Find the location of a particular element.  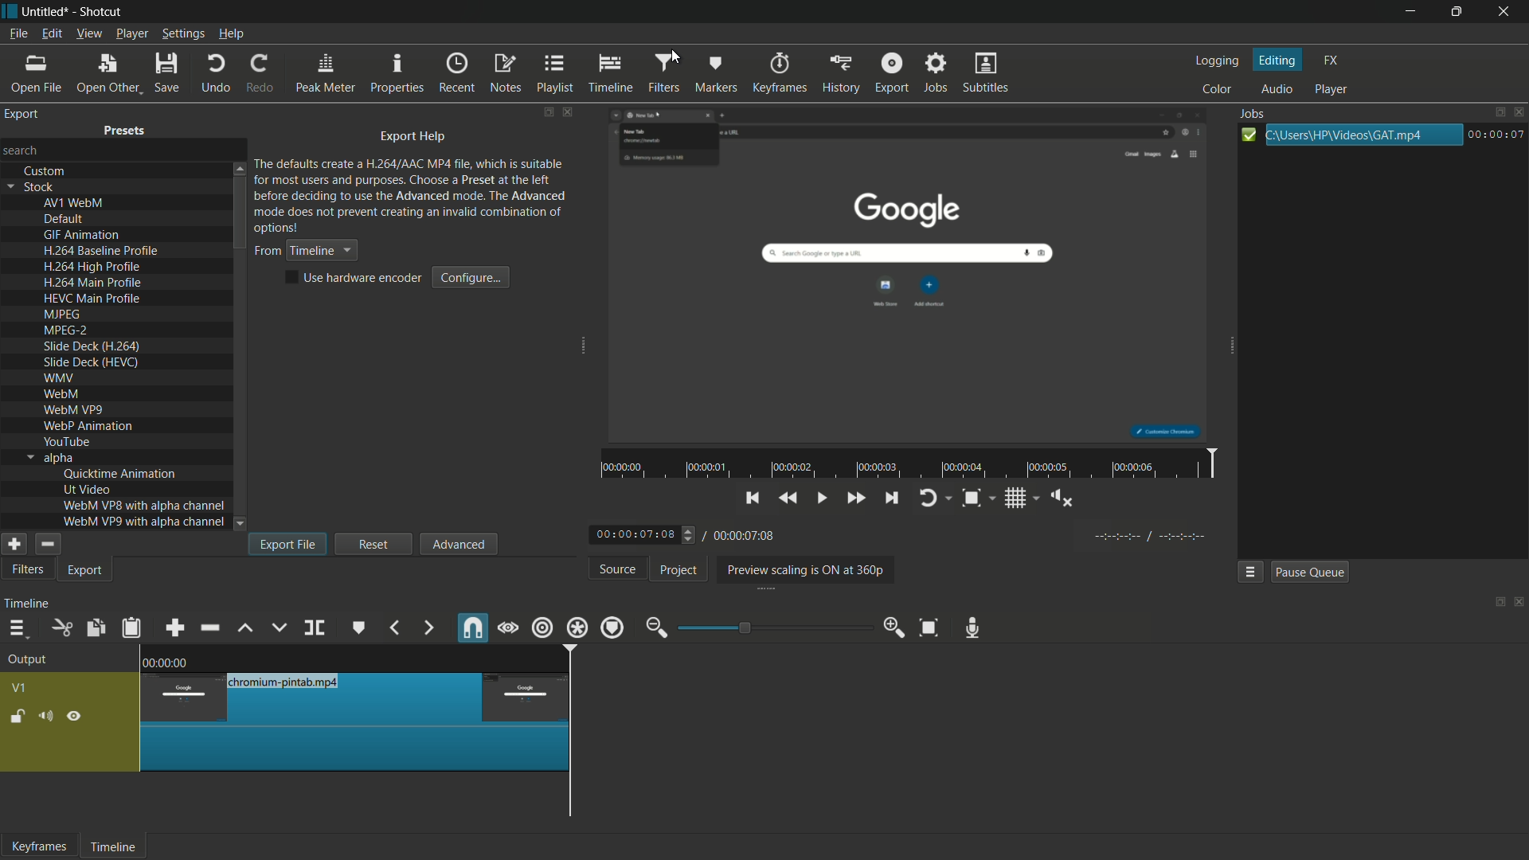

folder-1 is located at coordinates (416, 184).